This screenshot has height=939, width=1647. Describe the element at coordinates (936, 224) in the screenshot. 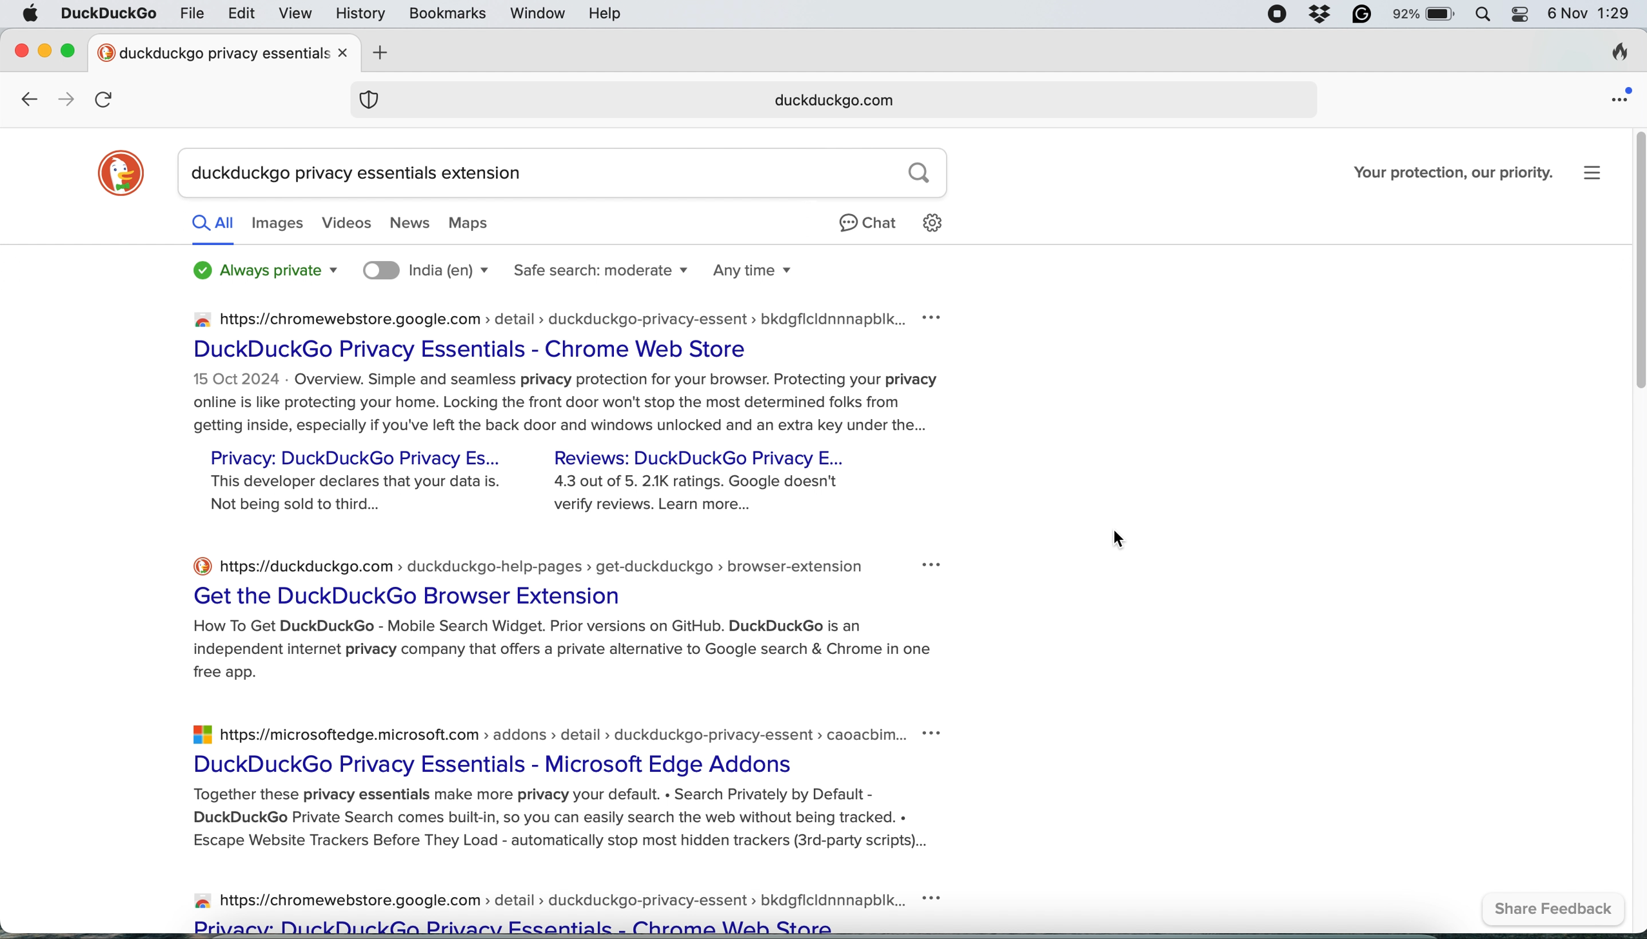

I see `settings` at that location.